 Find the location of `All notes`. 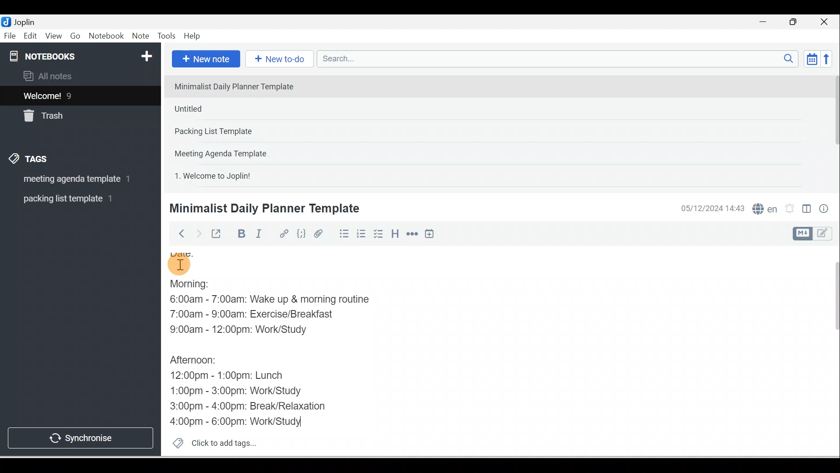

All notes is located at coordinates (79, 76).